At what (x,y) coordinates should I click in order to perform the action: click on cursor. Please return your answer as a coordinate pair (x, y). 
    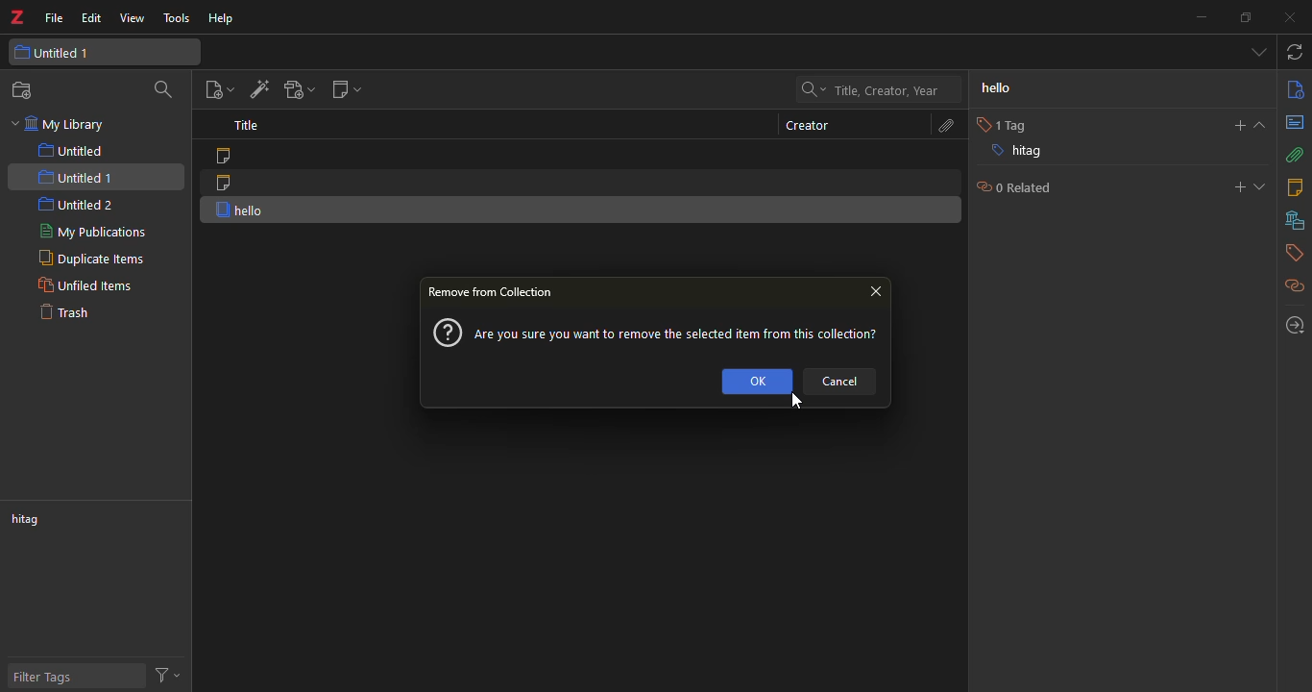
    Looking at the image, I should click on (795, 408).